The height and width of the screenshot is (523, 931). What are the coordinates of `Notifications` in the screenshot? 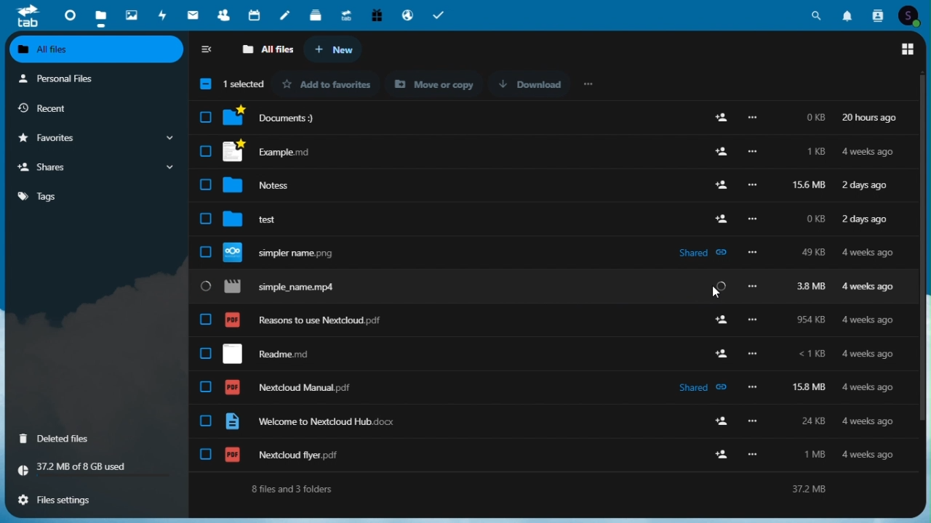 It's located at (849, 14).